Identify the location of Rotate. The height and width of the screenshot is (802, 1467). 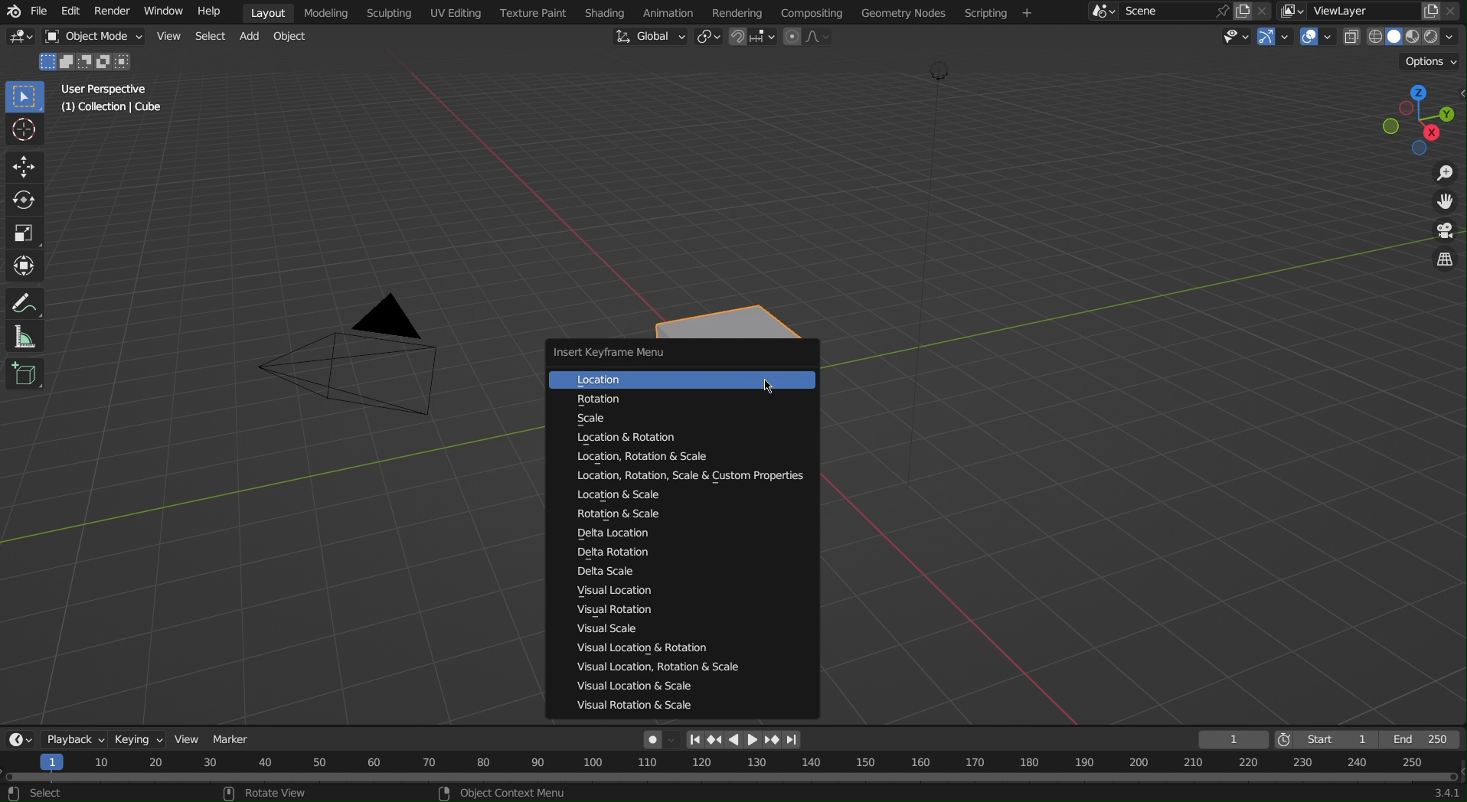
(24, 202).